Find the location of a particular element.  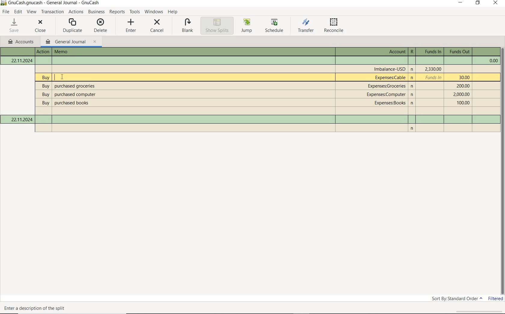

Text is located at coordinates (253, 94).